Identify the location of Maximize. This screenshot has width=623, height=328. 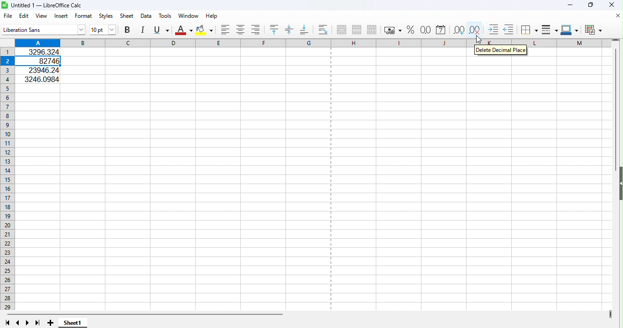
(590, 5).